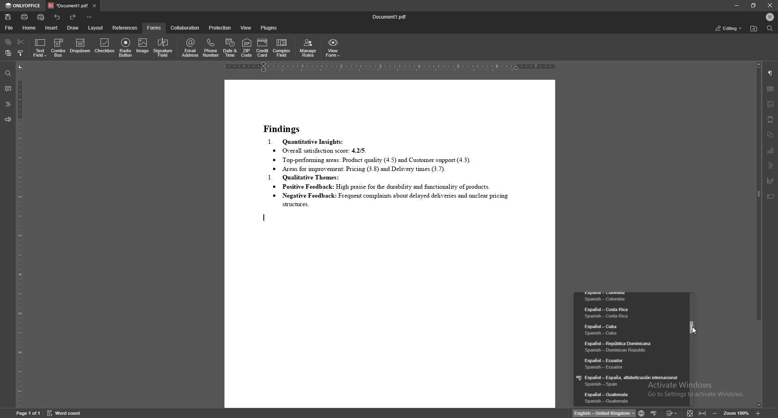 The image size is (778, 418). Describe the element at coordinates (308, 48) in the screenshot. I see `manage roles` at that location.